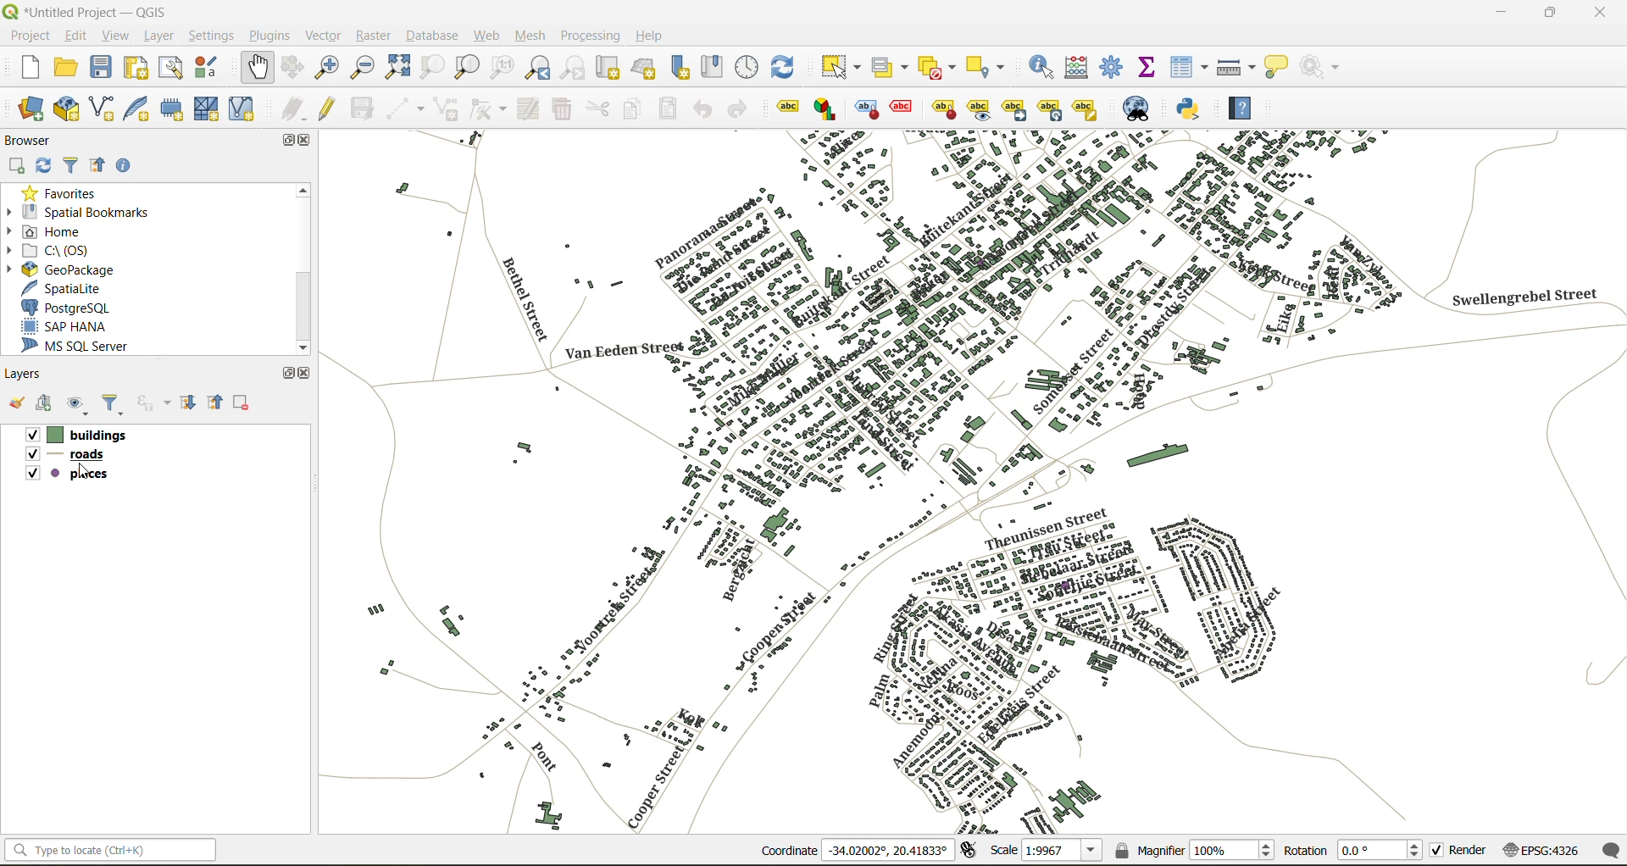 Image resolution: width=1627 pixels, height=866 pixels. What do you see at coordinates (30, 376) in the screenshot?
I see `layers` at bounding box center [30, 376].